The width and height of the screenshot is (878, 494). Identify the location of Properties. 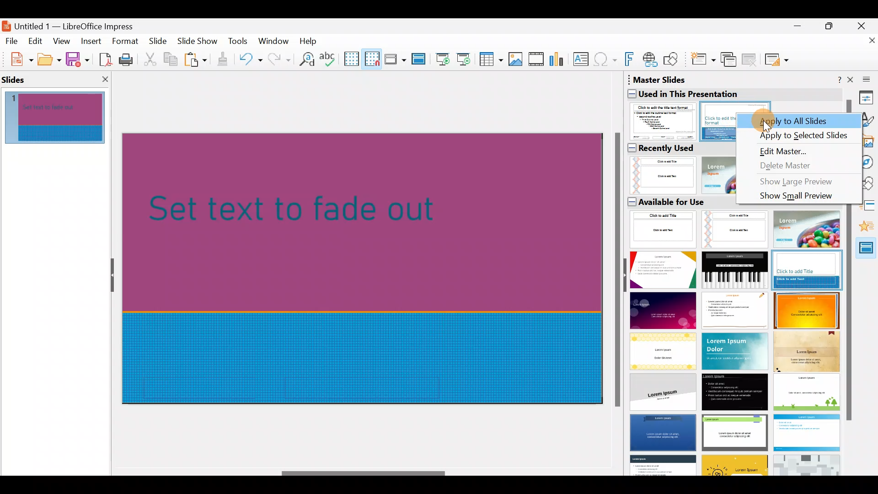
(867, 97).